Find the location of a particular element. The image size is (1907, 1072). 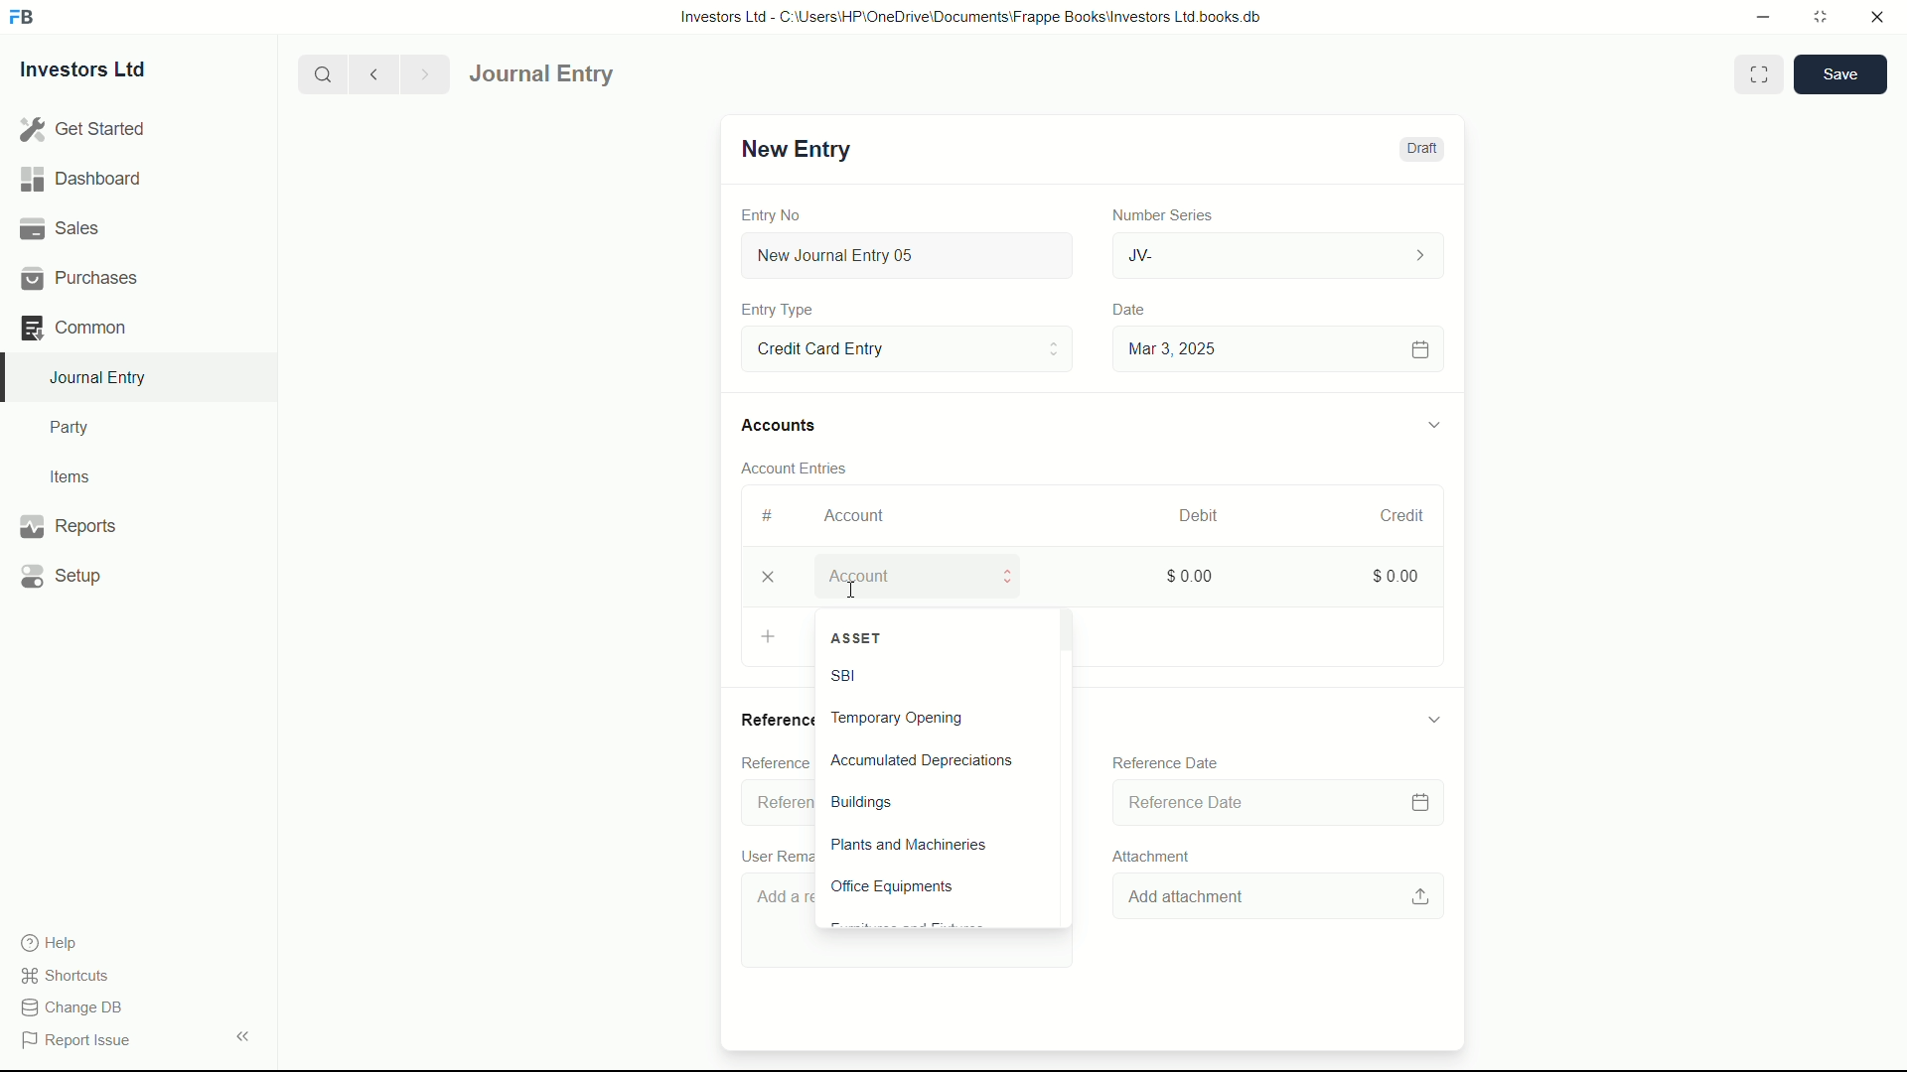

New Journal Entry 05 is located at coordinates (910, 256).